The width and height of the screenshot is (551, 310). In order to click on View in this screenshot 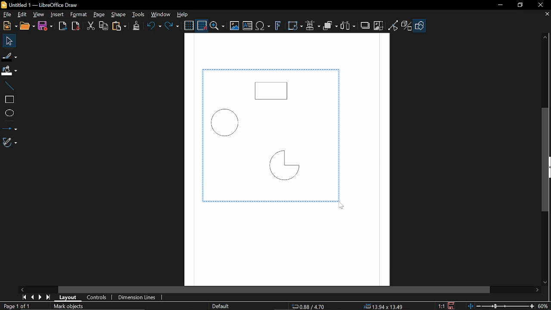, I will do `click(37, 15)`.